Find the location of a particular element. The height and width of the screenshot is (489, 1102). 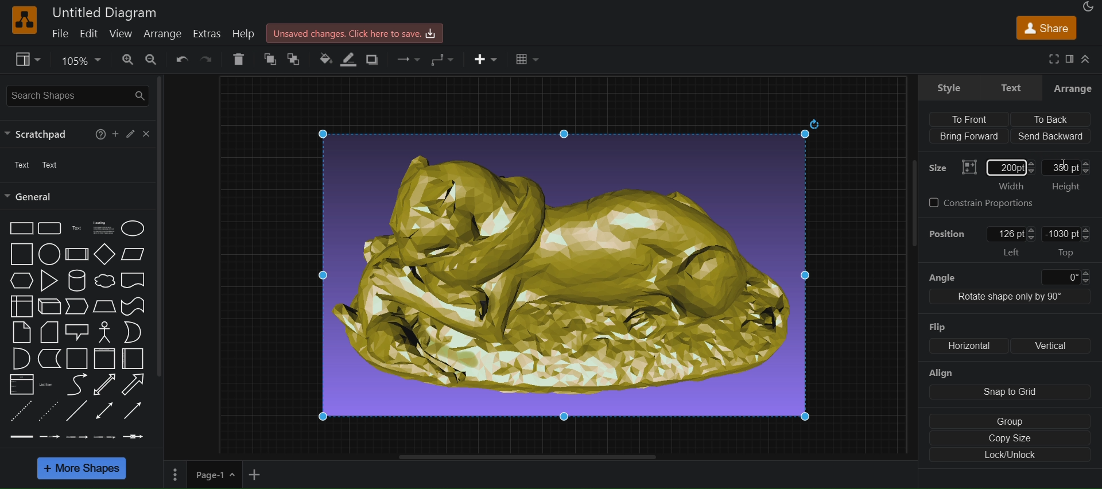

arrange is located at coordinates (164, 34).